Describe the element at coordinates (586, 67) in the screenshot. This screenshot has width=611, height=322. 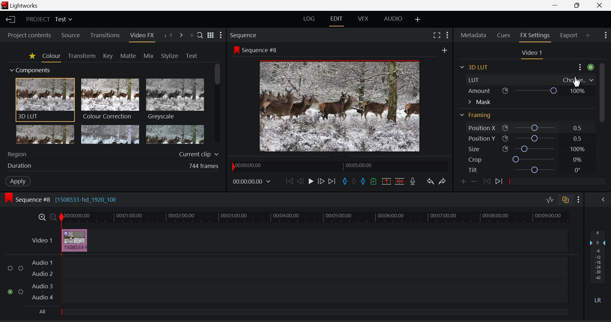
I see `Settings` at that location.